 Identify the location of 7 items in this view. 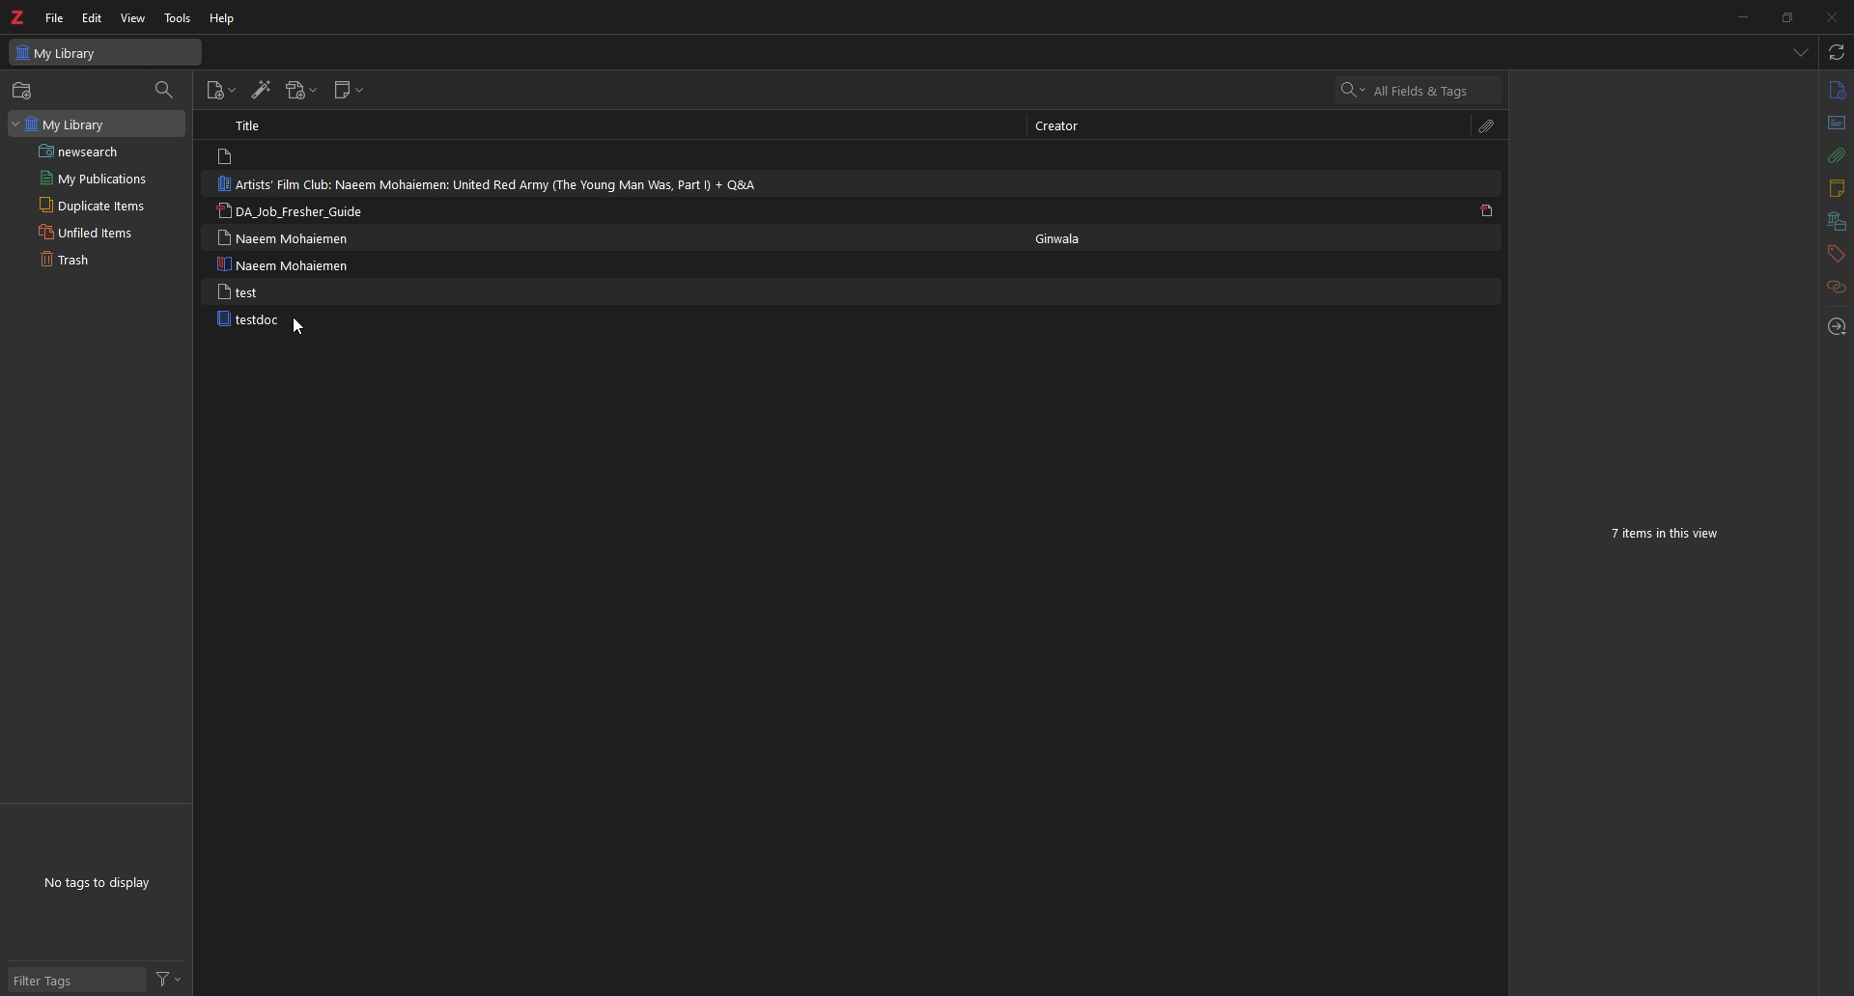
(1651, 532).